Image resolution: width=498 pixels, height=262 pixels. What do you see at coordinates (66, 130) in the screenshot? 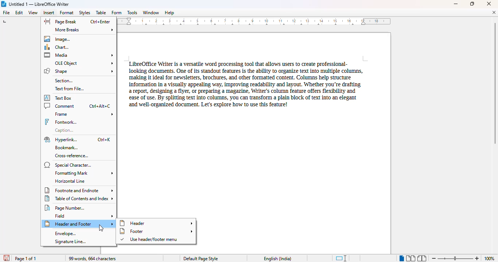
I see `caption` at bounding box center [66, 130].